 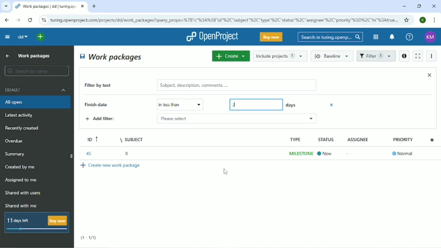 What do you see at coordinates (212, 37) in the screenshot?
I see `OpenProject` at bounding box center [212, 37].